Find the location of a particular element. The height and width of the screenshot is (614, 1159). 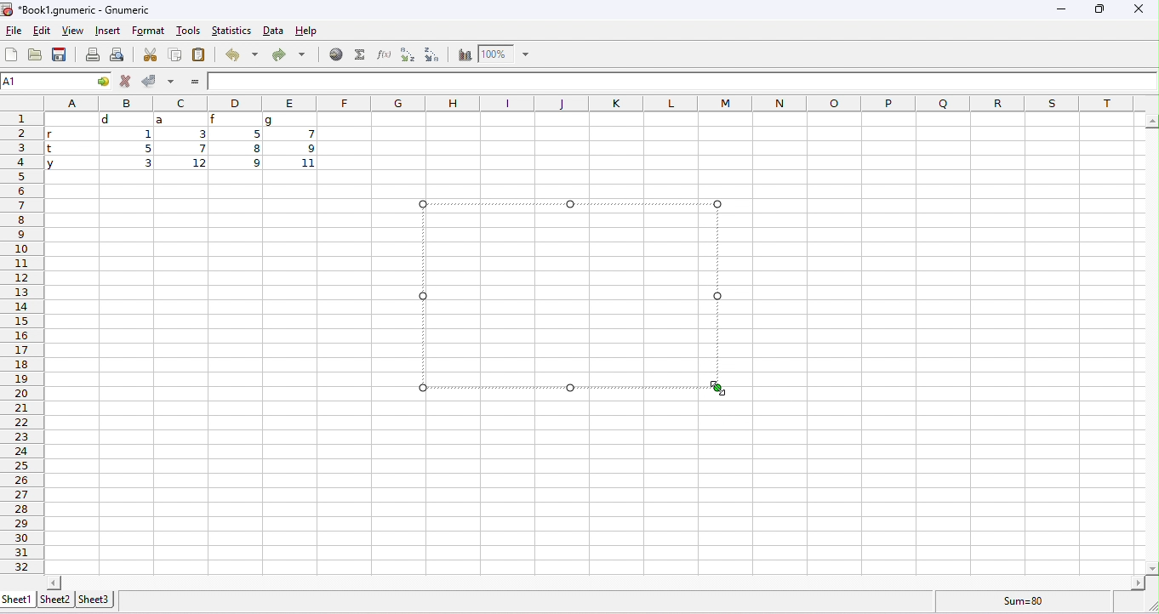

print is located at coordinates (92, 54).